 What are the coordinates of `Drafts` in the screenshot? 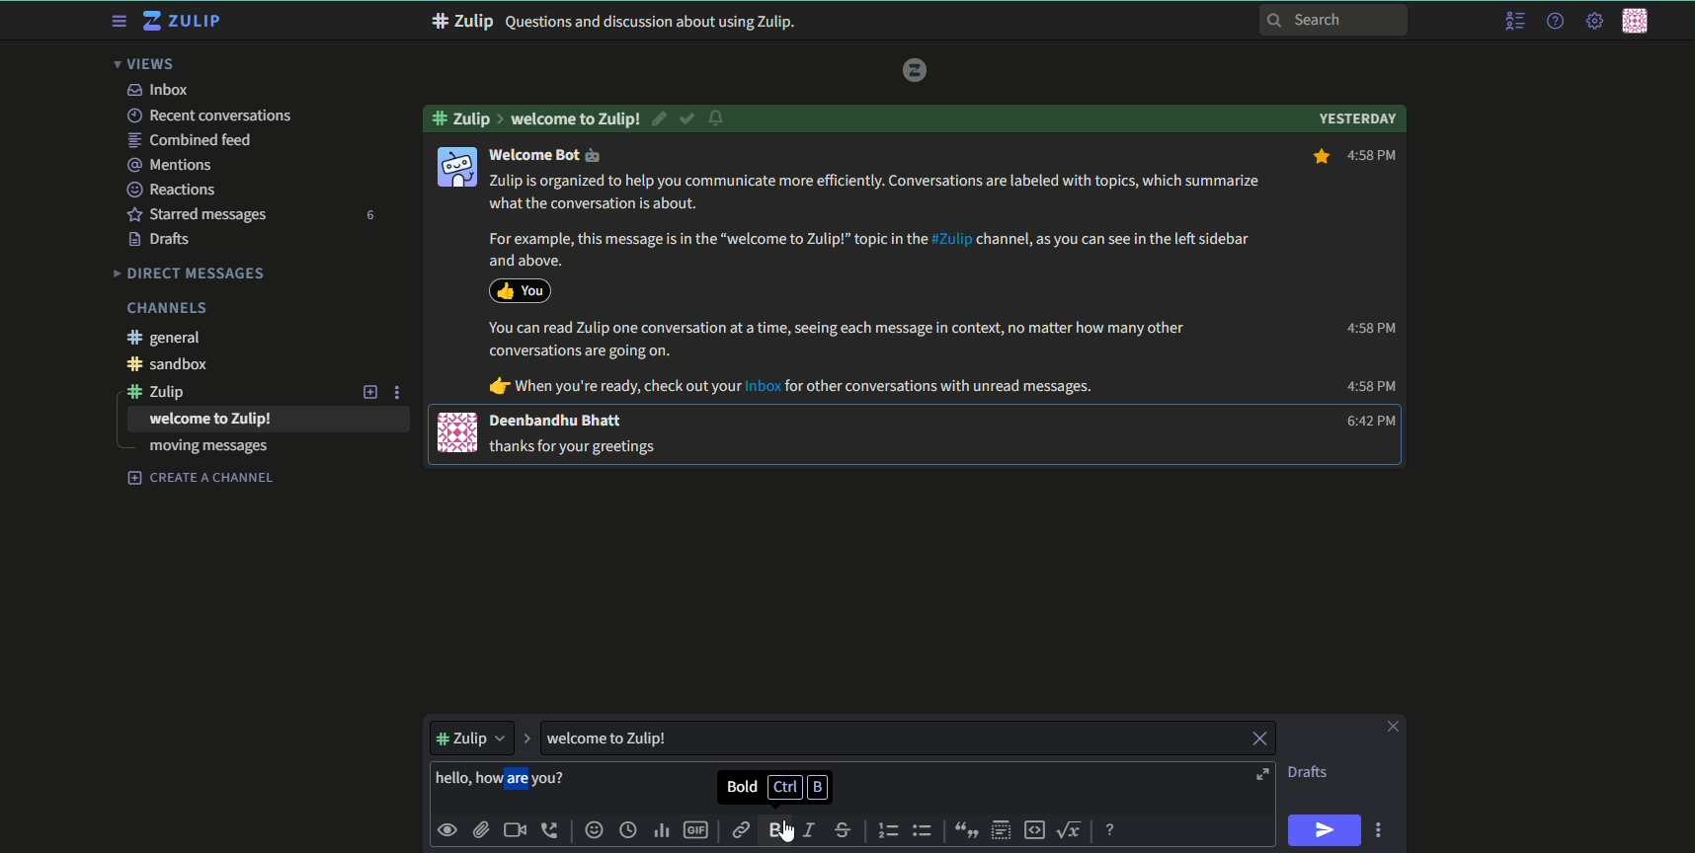 It's located at (162, 240).